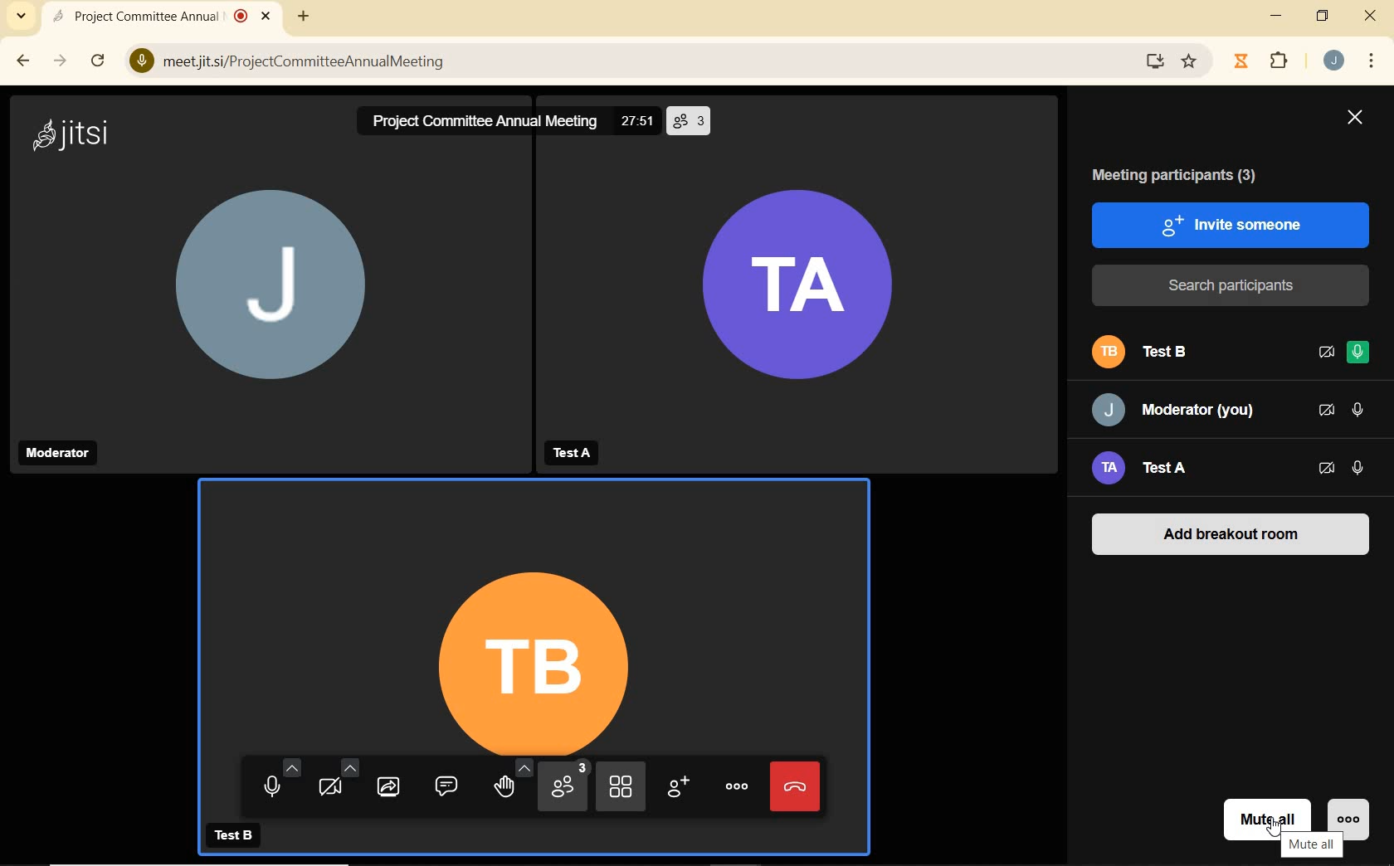  Describe the element at coordinates (736, 785) in the screenshot. I see `MORE ACTIONS` at that location.